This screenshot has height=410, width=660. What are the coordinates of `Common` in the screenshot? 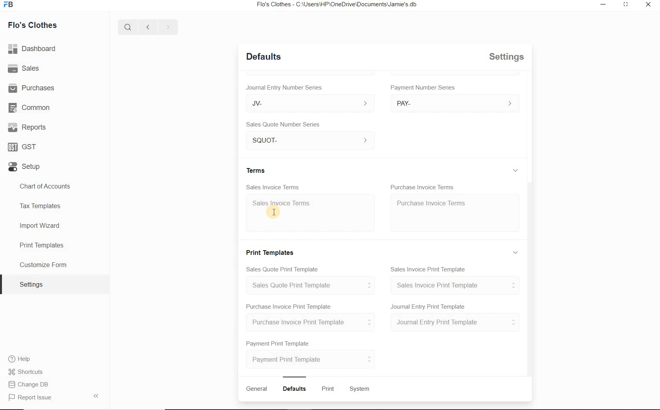 It's located at (31, 108).